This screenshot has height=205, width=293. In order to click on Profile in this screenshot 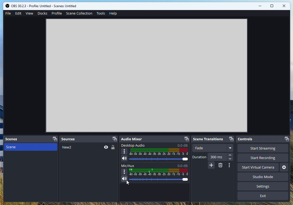, I will do `click(57, 13)`.